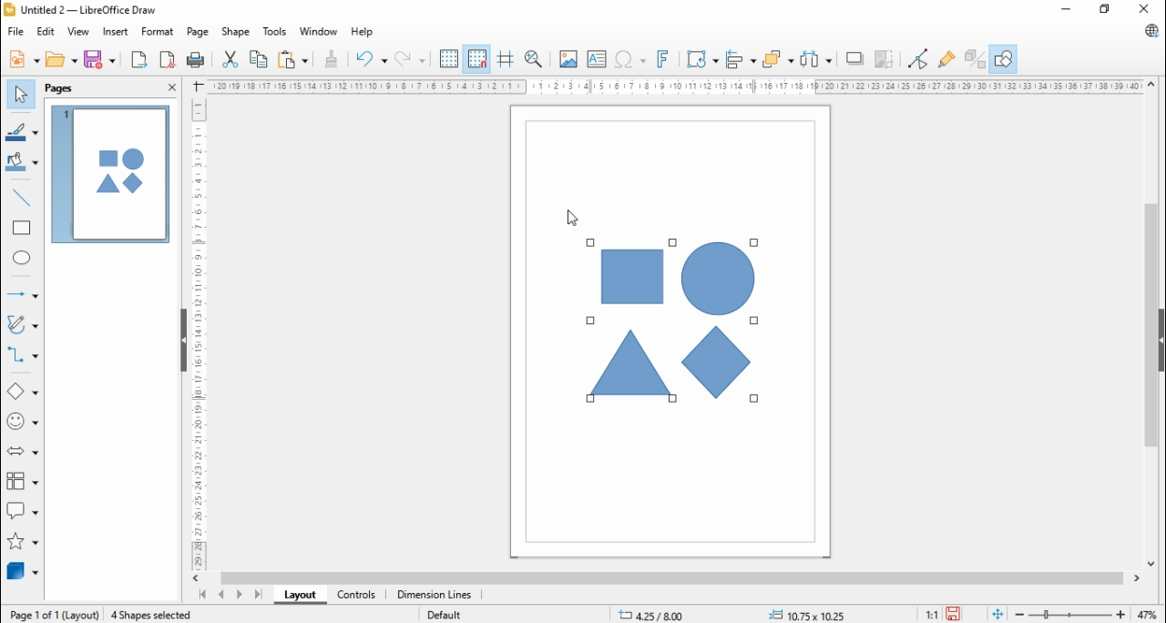 The height and width of the screenshot is (623, 1166). I want to click on next page, so click(239, 595).